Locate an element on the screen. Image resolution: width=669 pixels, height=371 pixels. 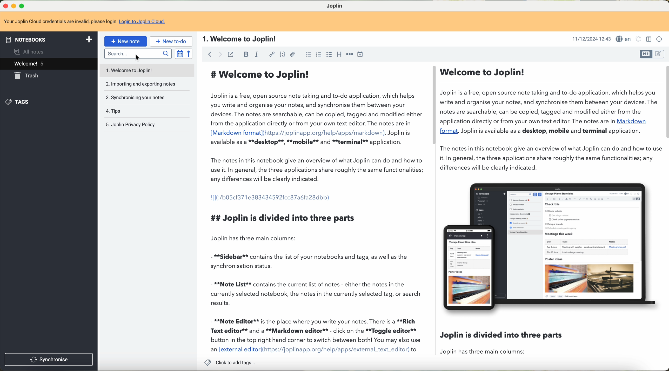
insert time is located at coordinates (360, 54).